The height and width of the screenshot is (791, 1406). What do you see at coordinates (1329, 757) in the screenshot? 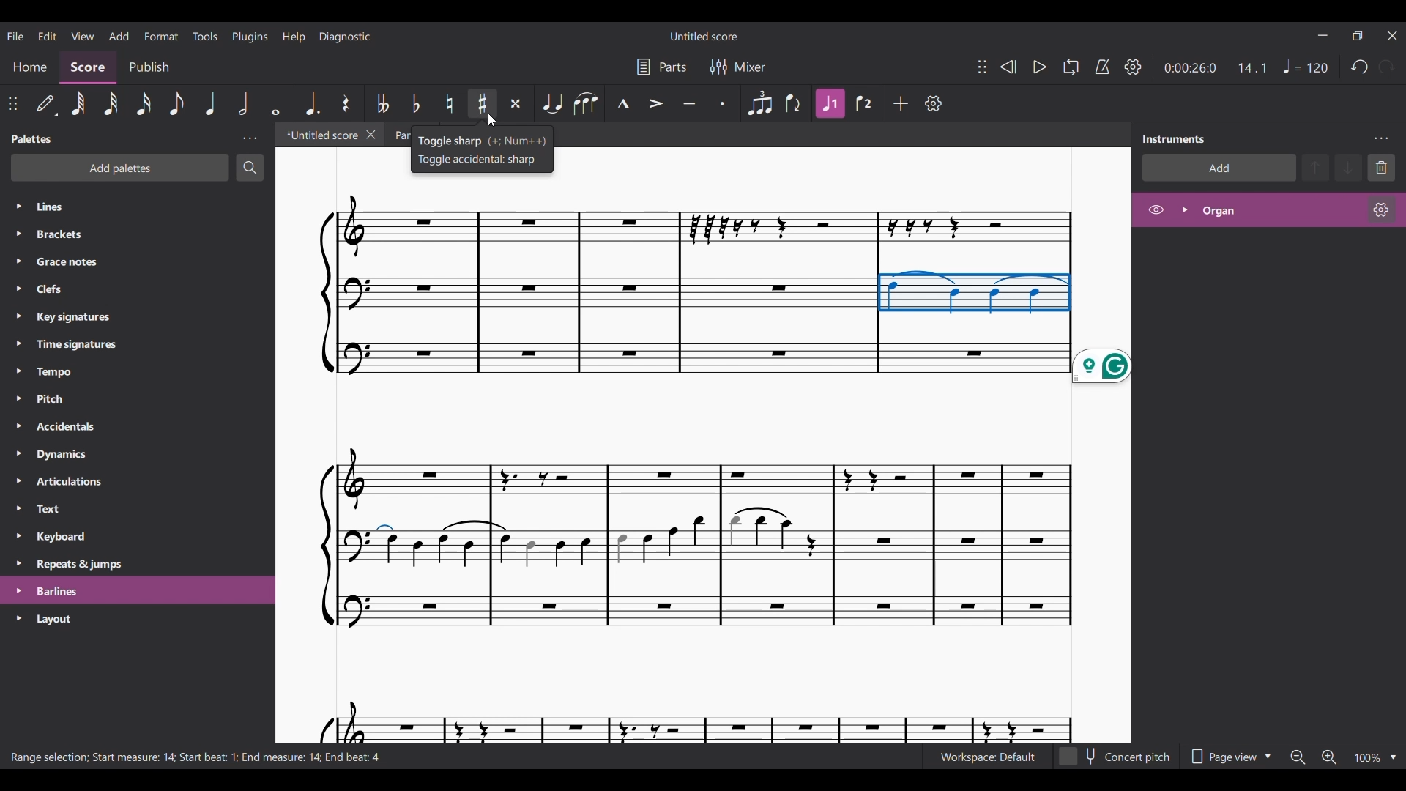
I see `Zoom in` at bounding box center [1329, 757].